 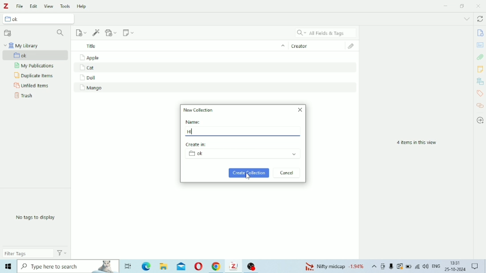 I want to click on Warning, so click(x=400, y=266).